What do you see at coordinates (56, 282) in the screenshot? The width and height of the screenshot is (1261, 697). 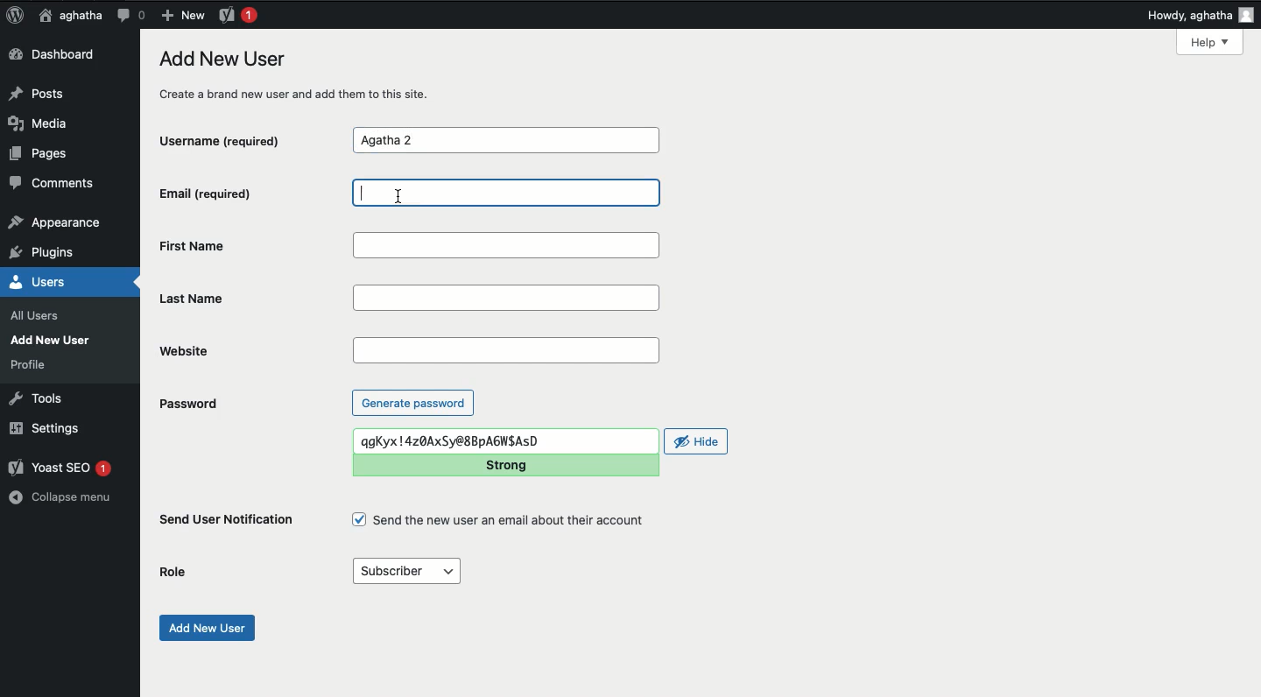 I see `Users` at bounding box center [56, 282].